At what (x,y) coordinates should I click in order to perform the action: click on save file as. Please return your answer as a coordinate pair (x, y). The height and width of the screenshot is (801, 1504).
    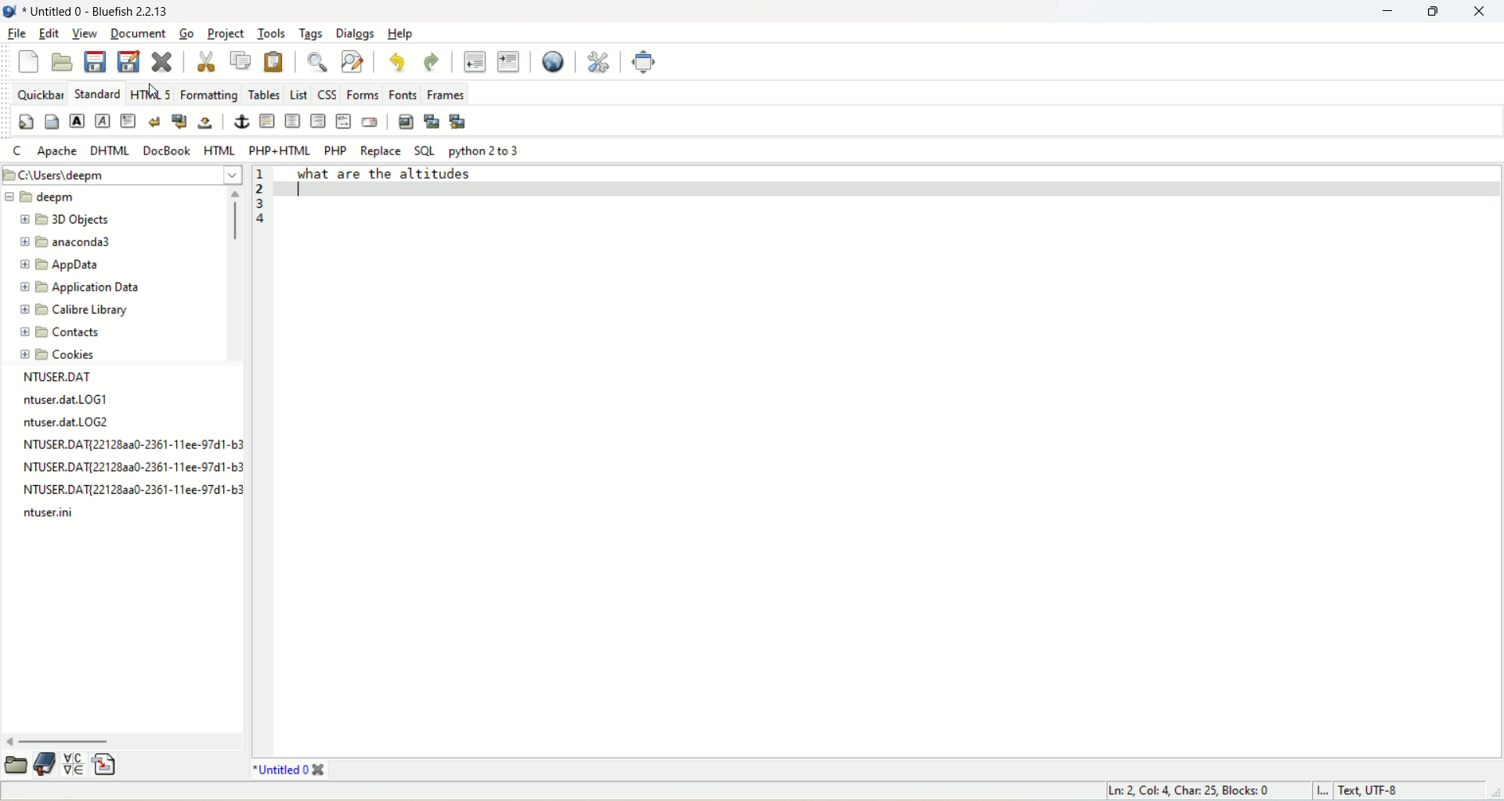
    Looking at the image, I should click on (131, 62).